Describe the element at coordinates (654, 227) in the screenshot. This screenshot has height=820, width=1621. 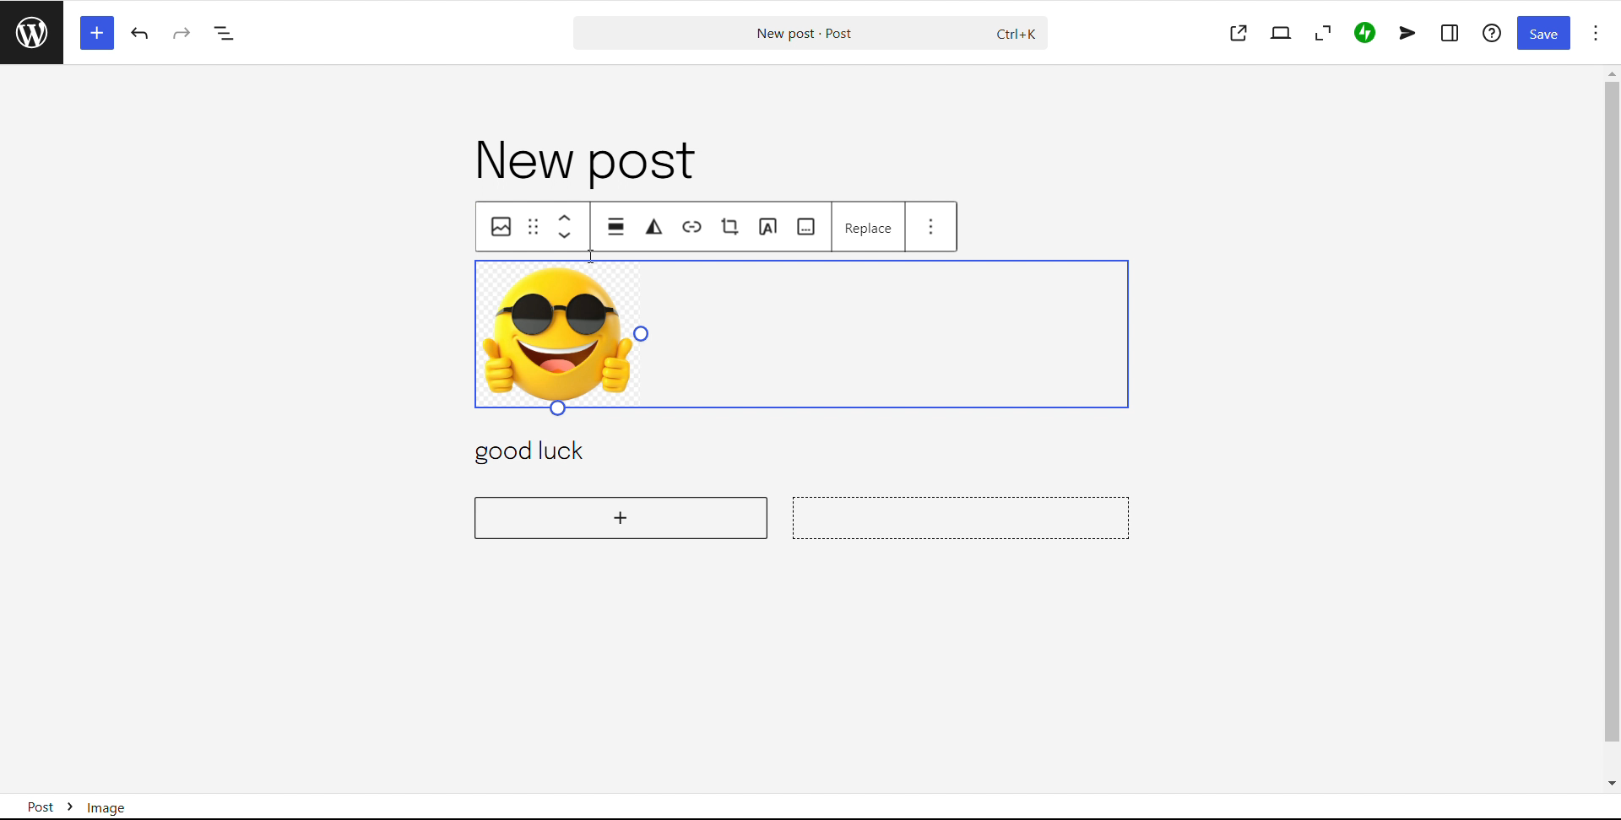
I see `apply duotone filter` at that location.